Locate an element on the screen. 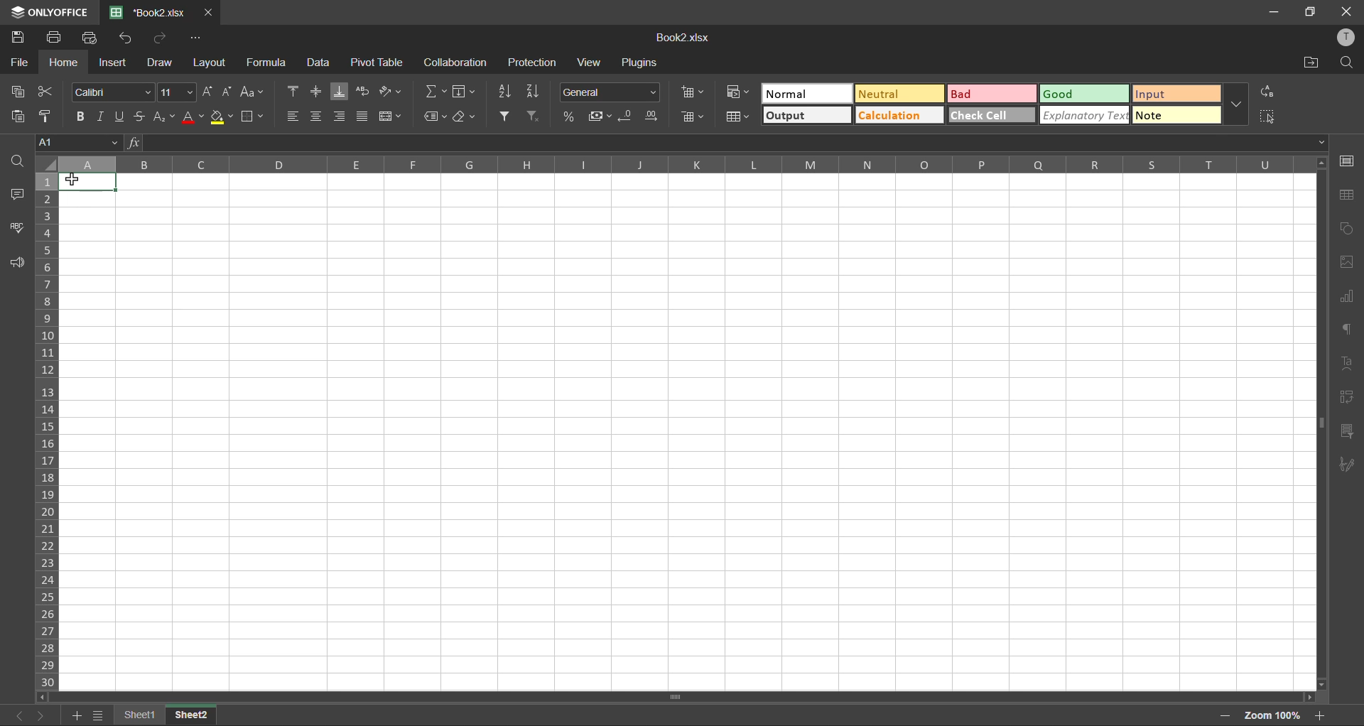 The height and width of the screenshot is (726, 1364). font size is located at coordinates (178, 92).